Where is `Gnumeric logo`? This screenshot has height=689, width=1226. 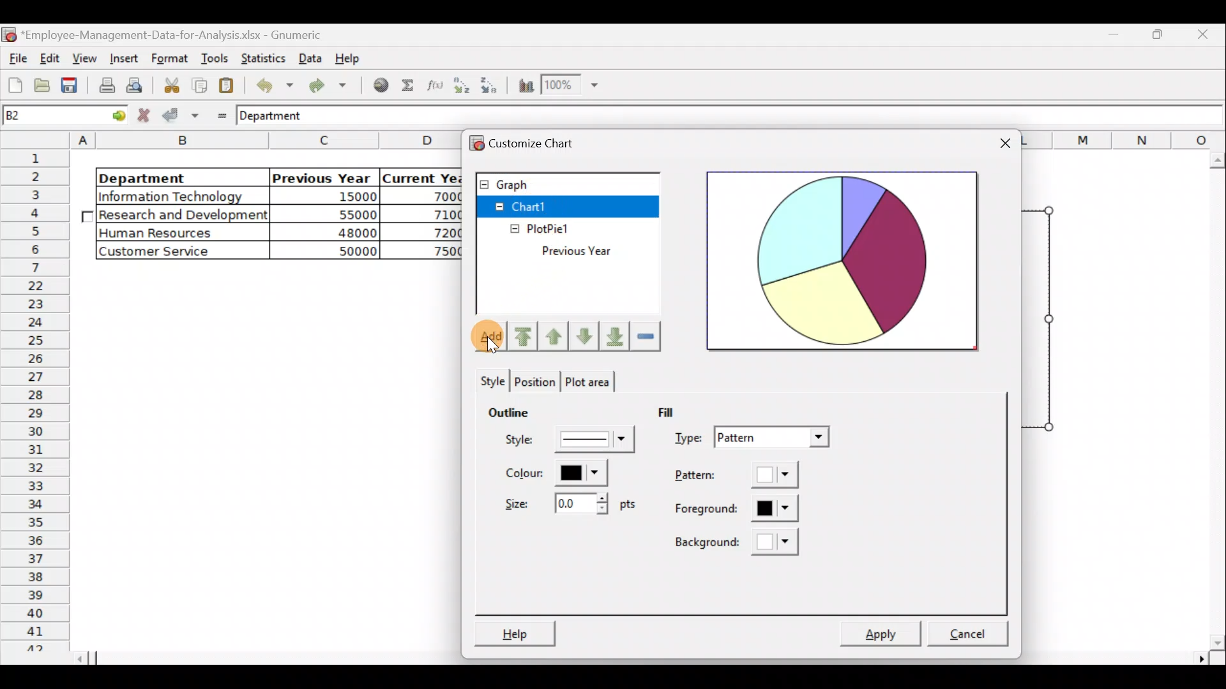
Gnumeric logo is located at coordinates (9, 34).